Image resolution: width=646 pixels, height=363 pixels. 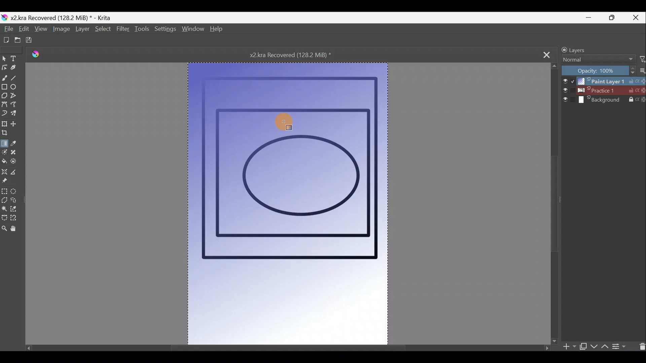 What do you see at coordinates (570, 347) in the screenshot?
I see `Add layer/mask` at bounding box center [570, 347].